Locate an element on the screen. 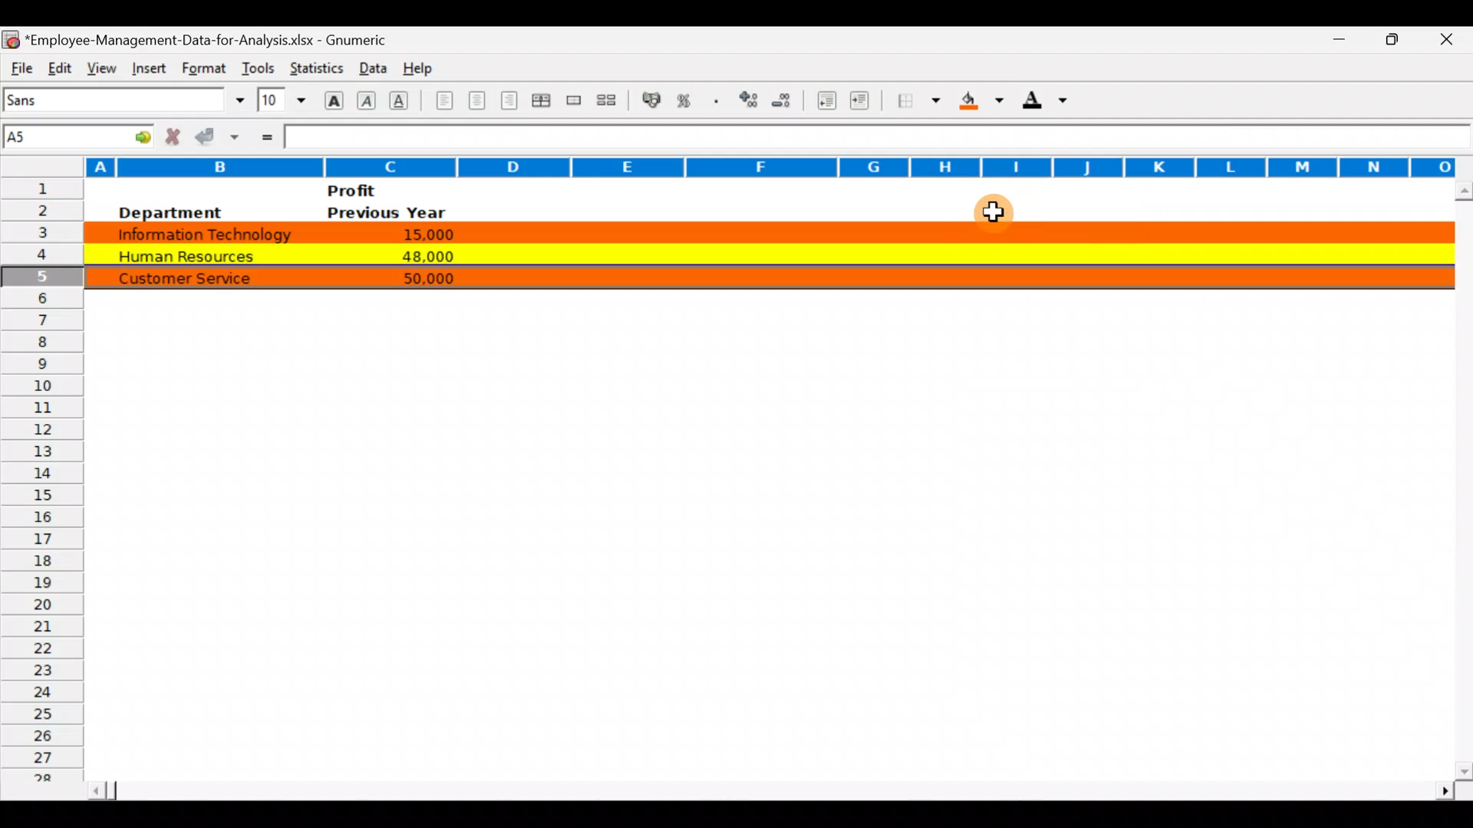 Image resolution: width=1473 pixels, height=828 pixels. *Employee-Management-Data-for-Analysis.xlsx - Gnumeric is located at coordinates (216, 38).